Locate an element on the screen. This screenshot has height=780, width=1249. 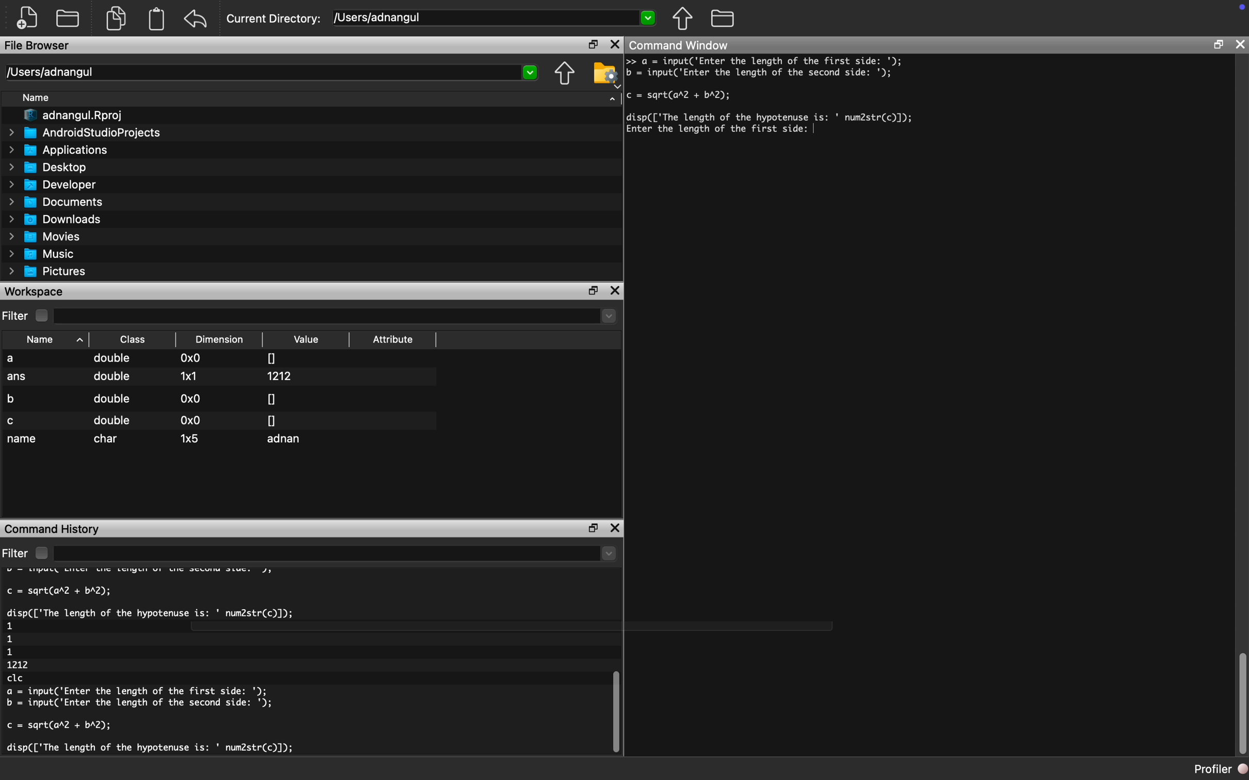
filter is located at coordinates (15, 553).